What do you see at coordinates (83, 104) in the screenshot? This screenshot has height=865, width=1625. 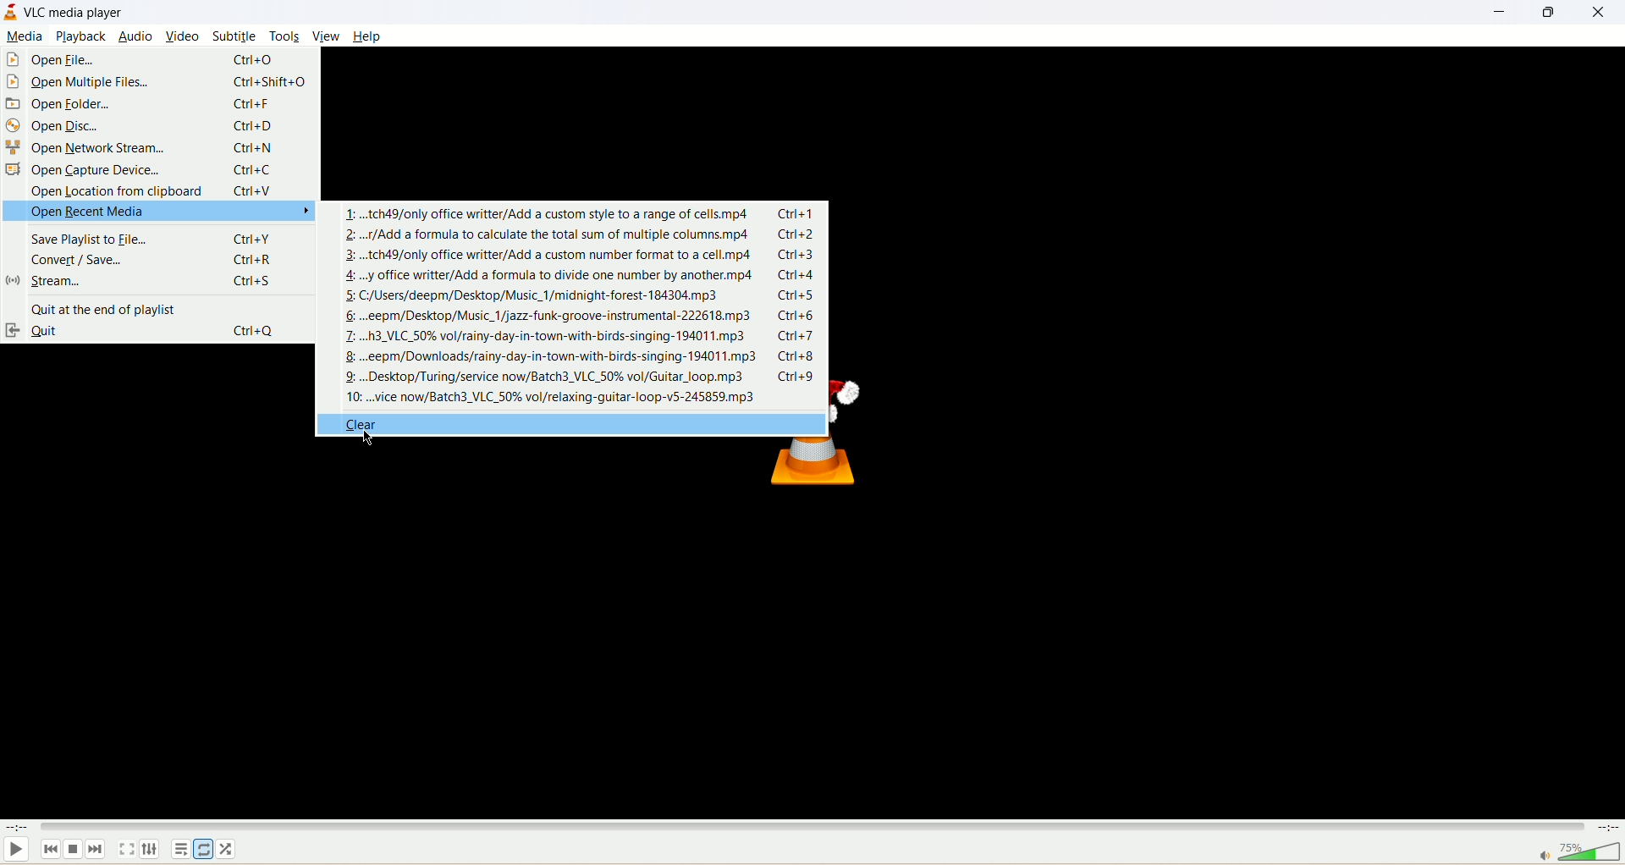 I see `open folder...` at bounding box center [83, 104].